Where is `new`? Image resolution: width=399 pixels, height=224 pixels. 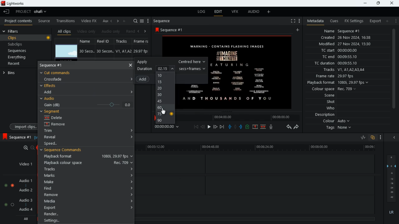 new is located at coordinates (248, 128).